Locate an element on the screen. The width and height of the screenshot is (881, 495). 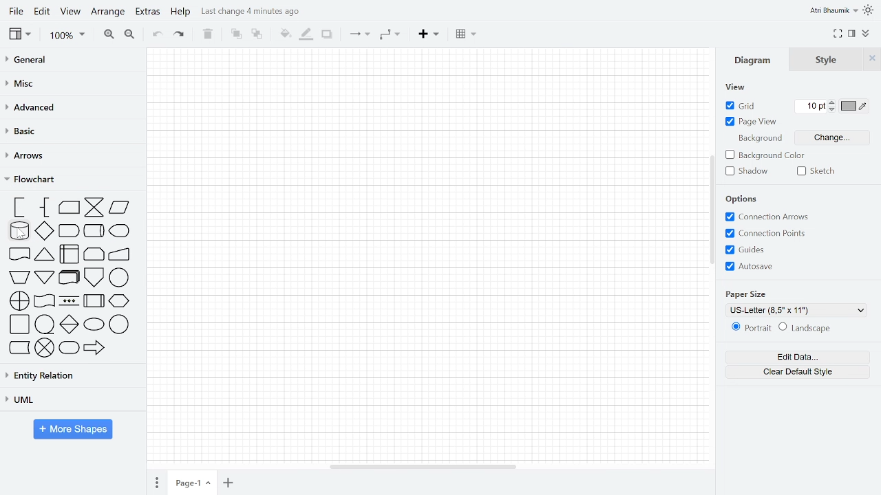
background is located at coordinates (759, 140).